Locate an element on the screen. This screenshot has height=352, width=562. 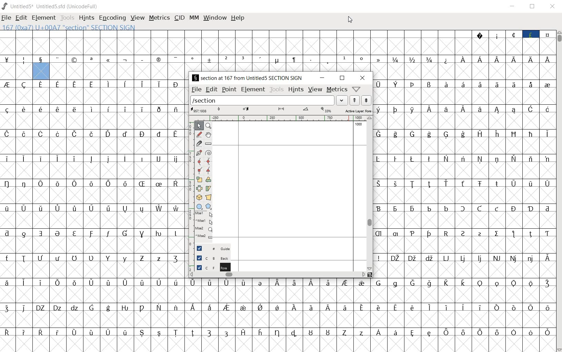
empty cells is located at coordinates (464, 171).